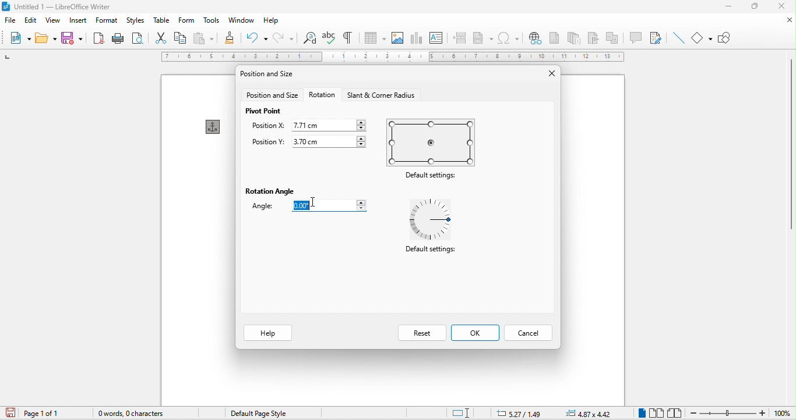 The image size is (796, 420). Describe the element at coordinates (210, 126) in the screenshot. I see `anchor` at that location.